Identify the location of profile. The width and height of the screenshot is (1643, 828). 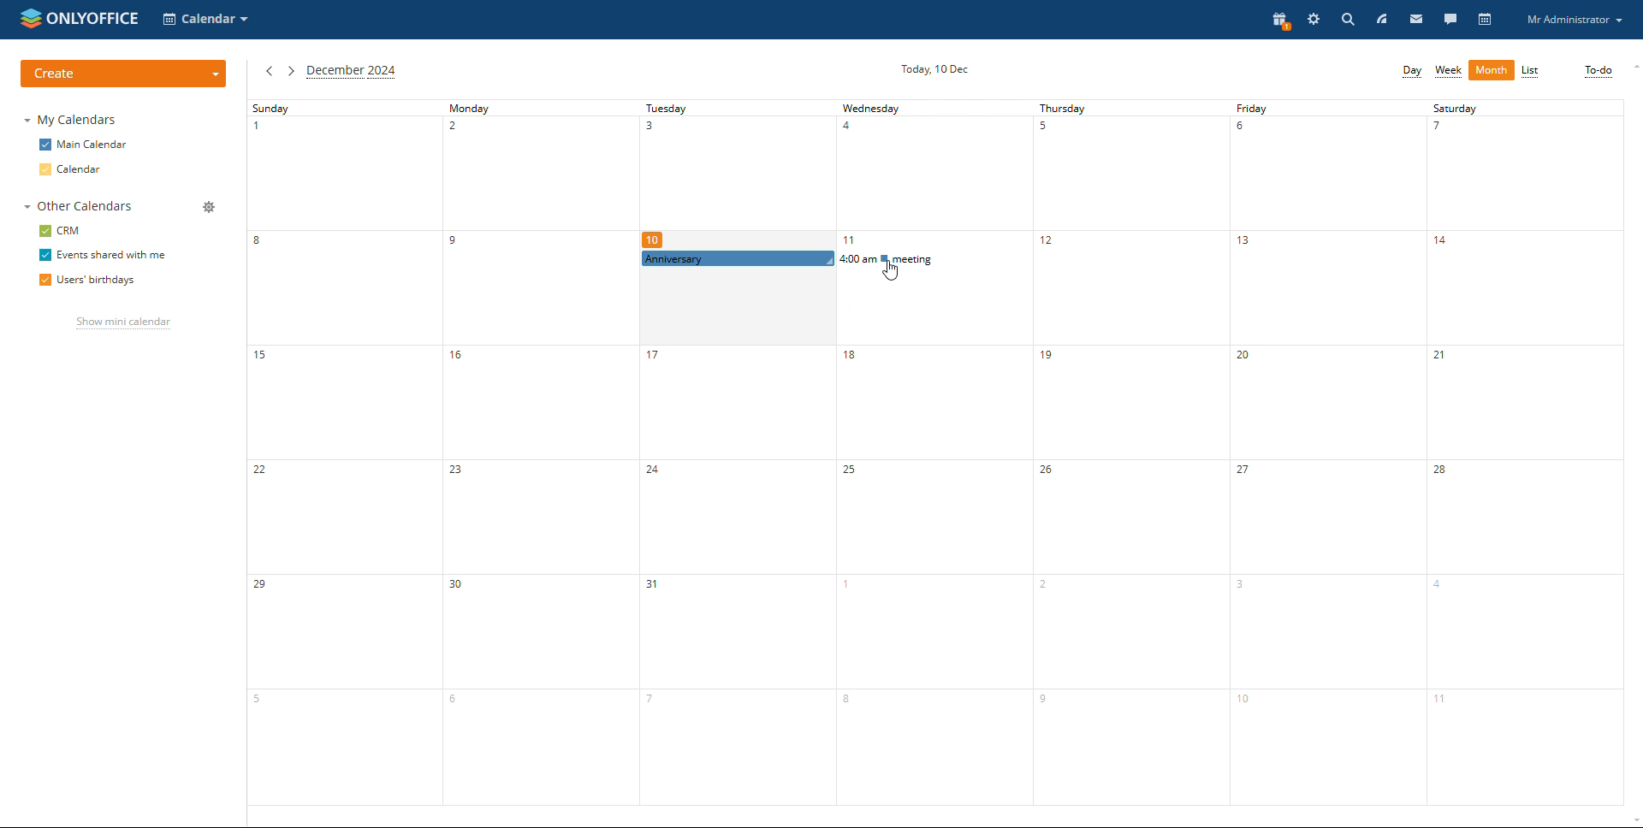
(1577, 21).